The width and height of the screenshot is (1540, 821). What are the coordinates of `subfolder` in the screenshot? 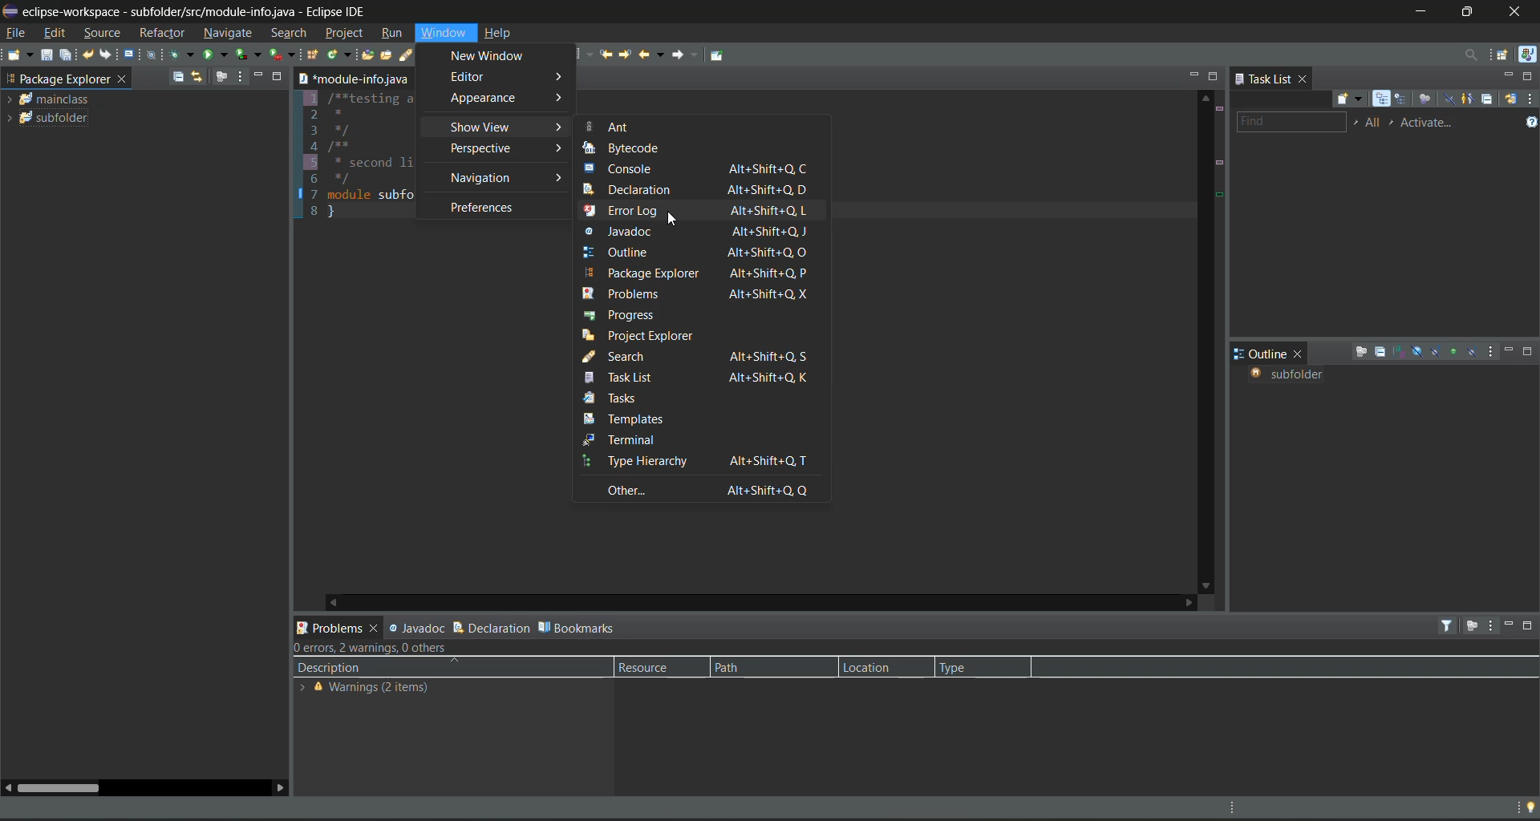 It's located at (58, 117).